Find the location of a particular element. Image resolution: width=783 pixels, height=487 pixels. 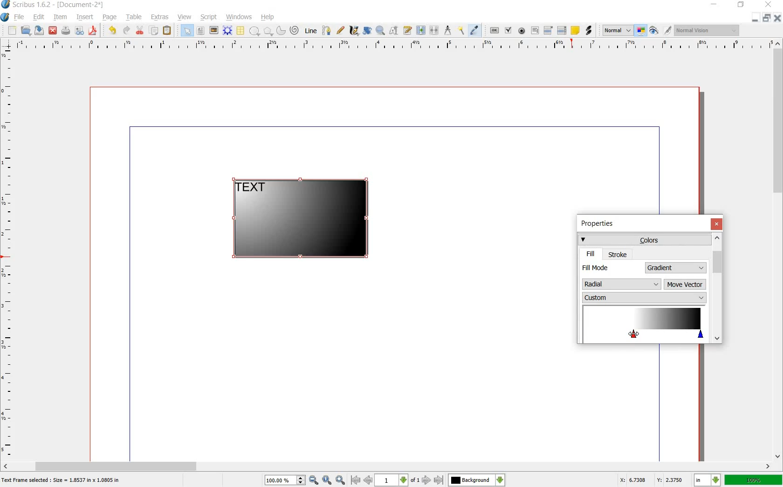

table is located at coordinates (135, 18).